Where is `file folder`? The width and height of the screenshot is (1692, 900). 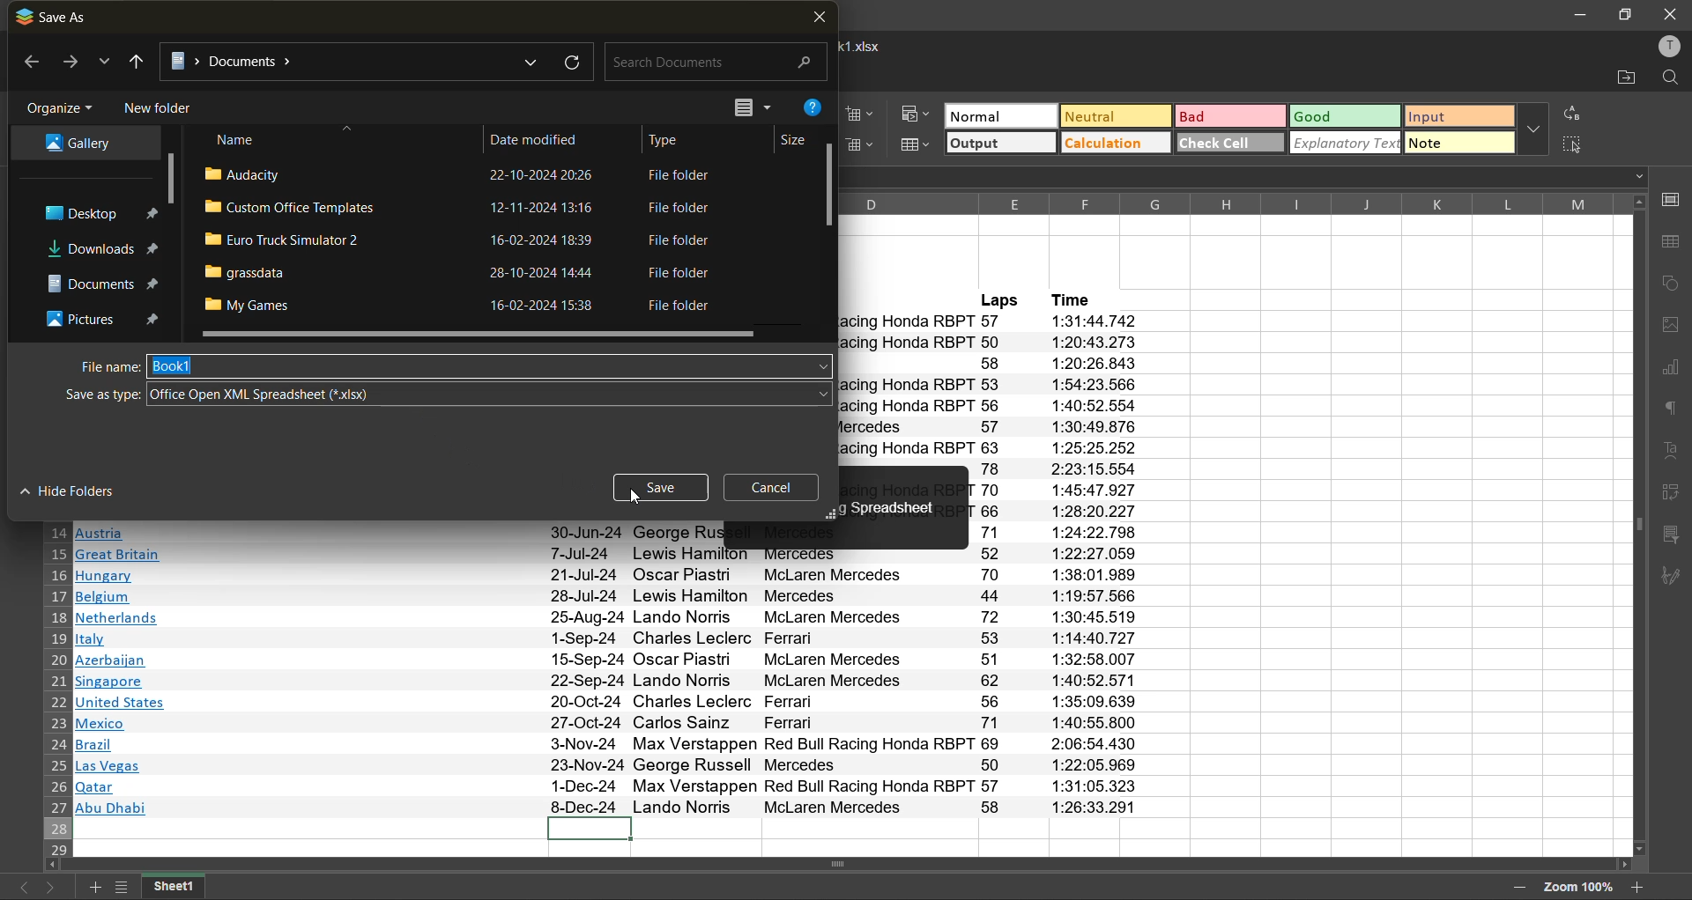 file folder is located at coordinates (688, 210).